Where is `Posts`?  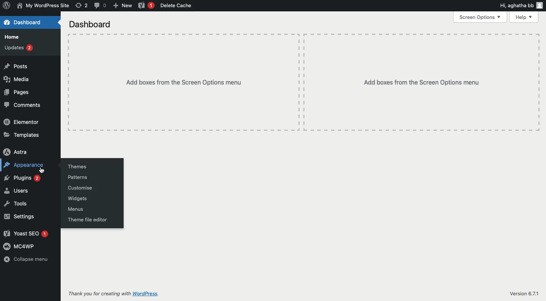 Posts is located at coordinates (15, 67).